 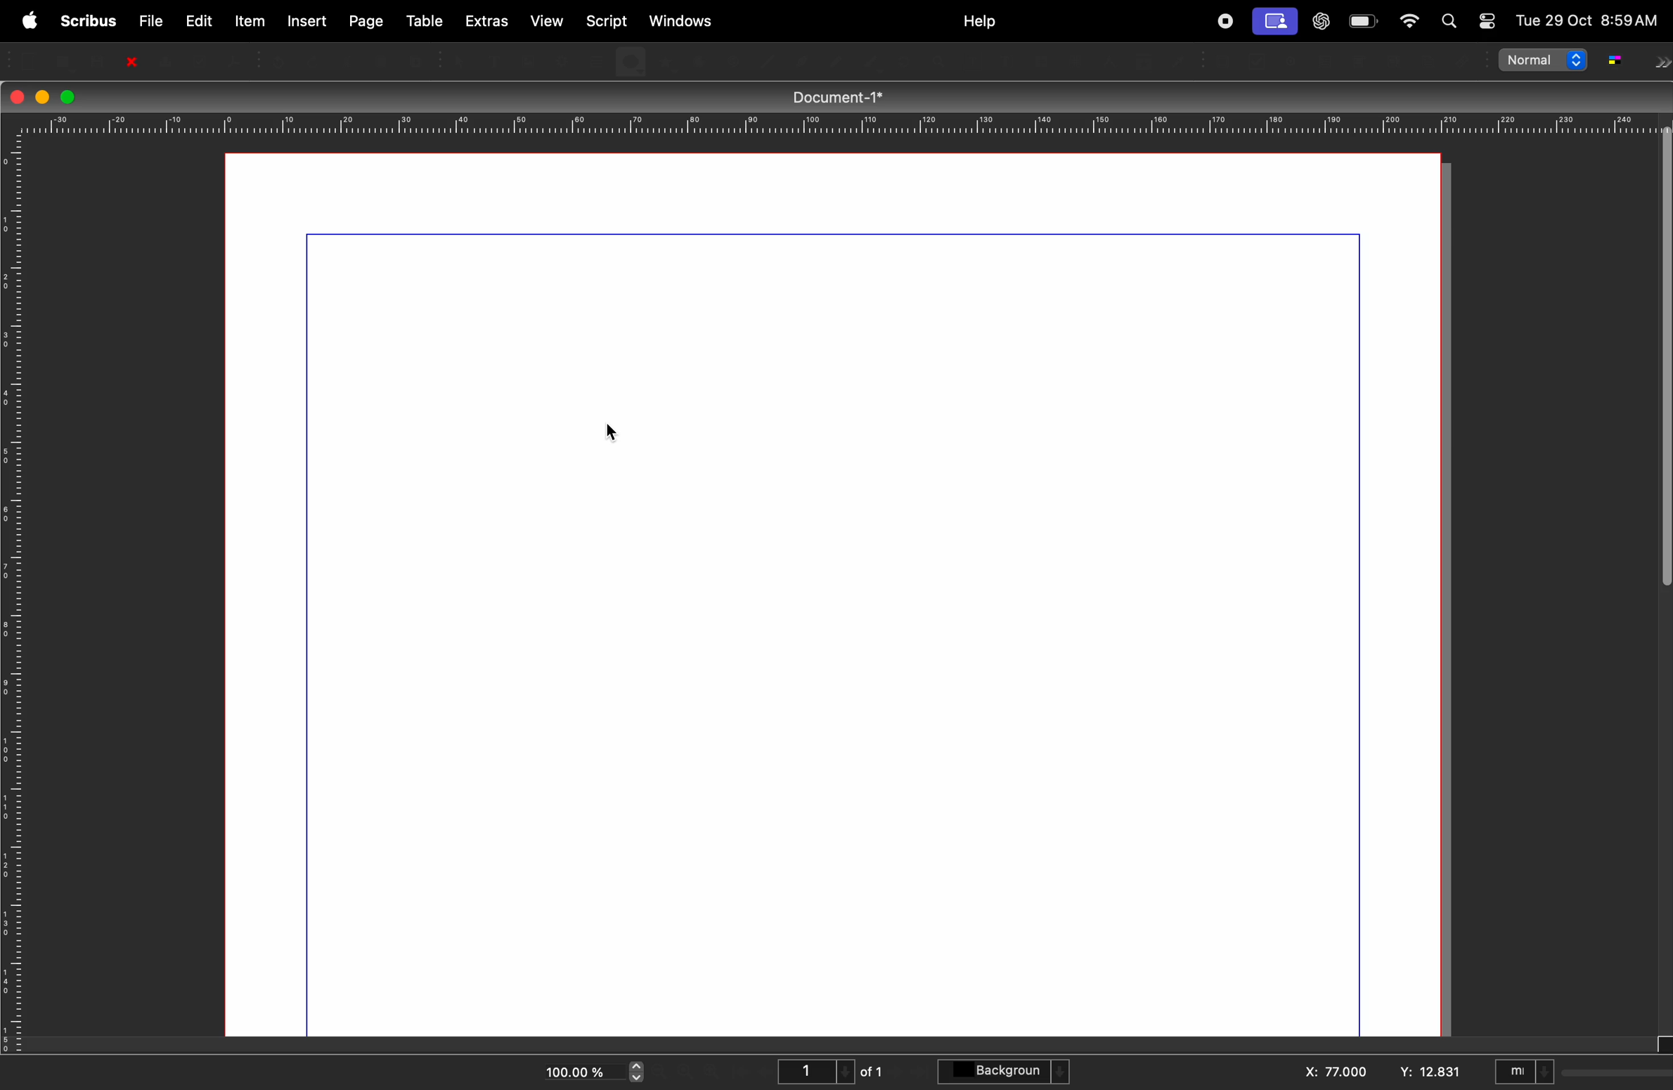 What do you see at coordinates (683, 20) in the screenshot?
I see `windows` at bounding box center [683, 20].